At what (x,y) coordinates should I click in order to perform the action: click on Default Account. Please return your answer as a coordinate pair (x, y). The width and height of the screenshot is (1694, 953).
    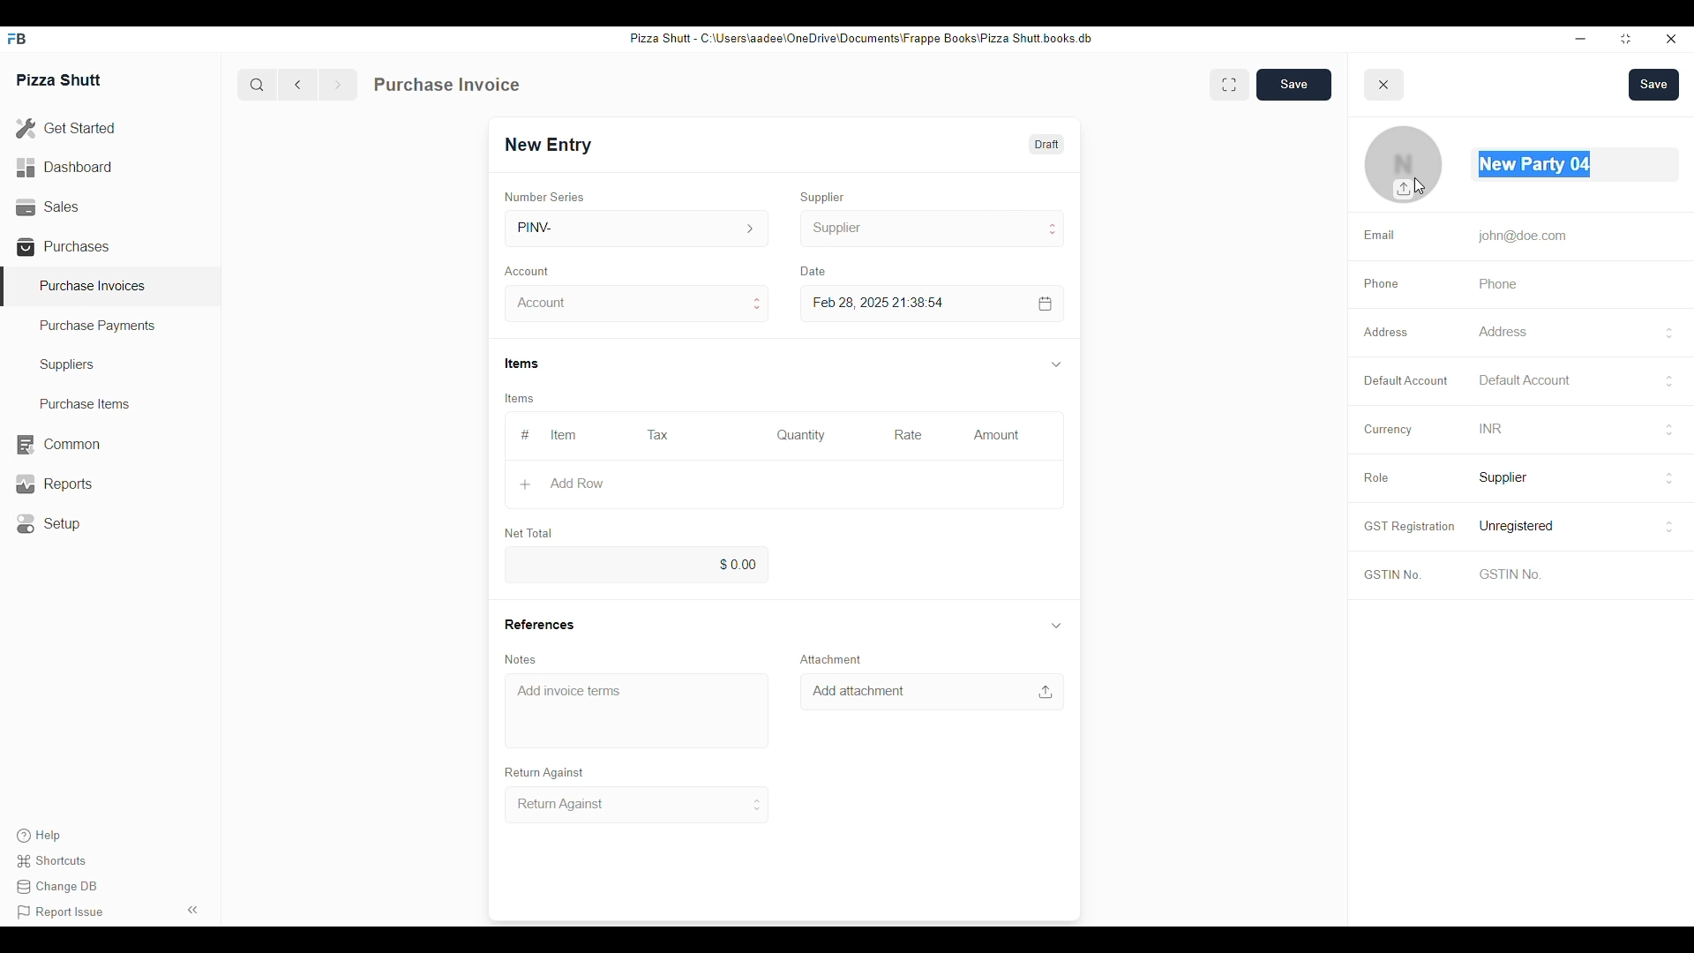
    Looking at the image, I should click on (1524, 379).